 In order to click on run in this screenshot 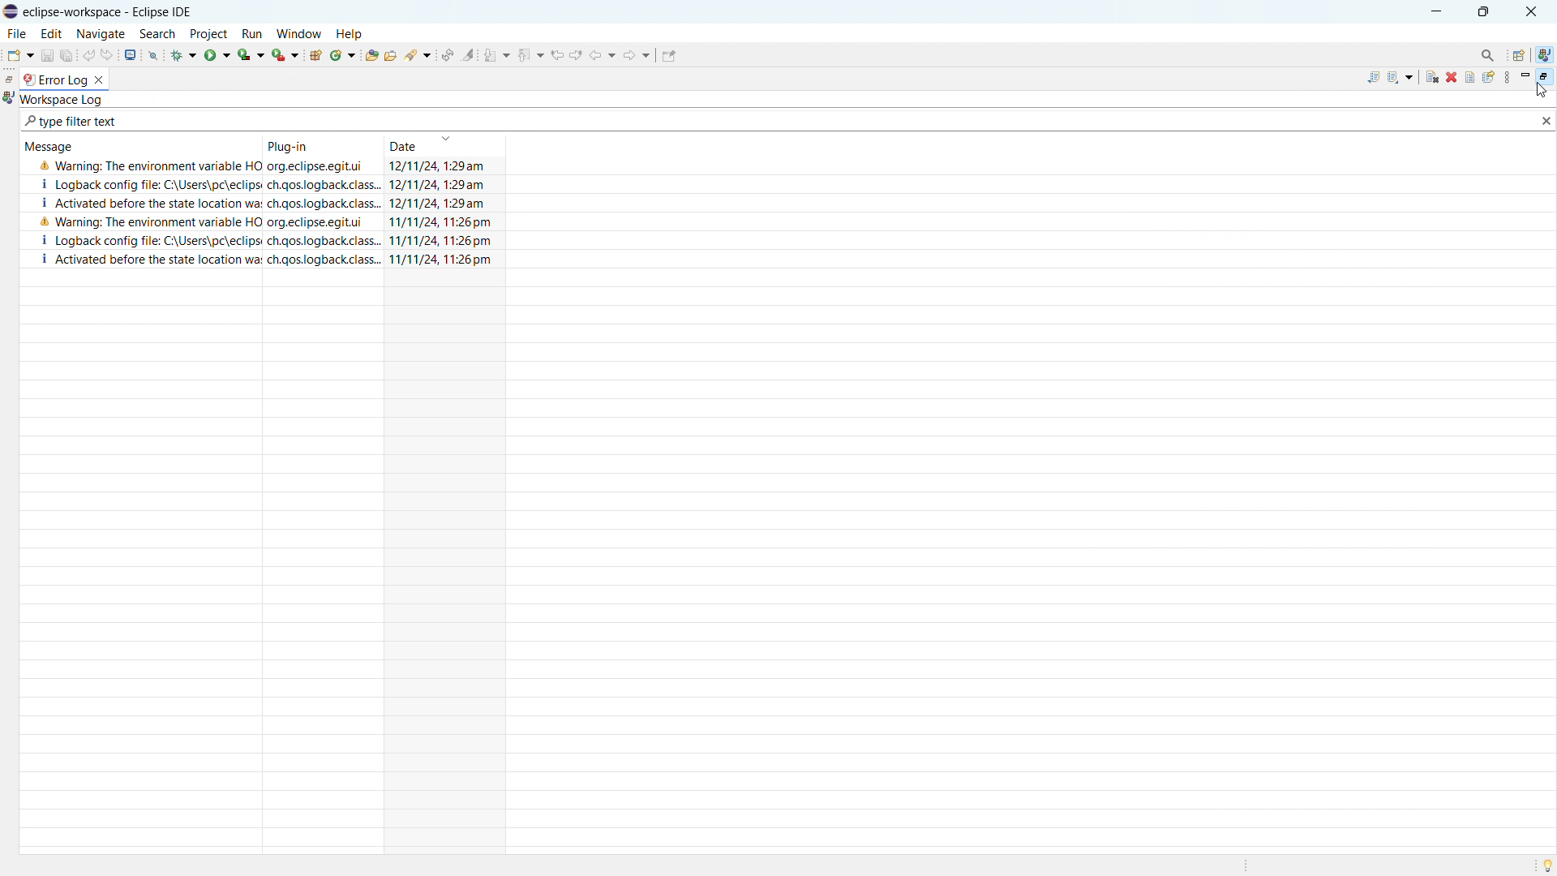, I will do `click(216, 54)`.